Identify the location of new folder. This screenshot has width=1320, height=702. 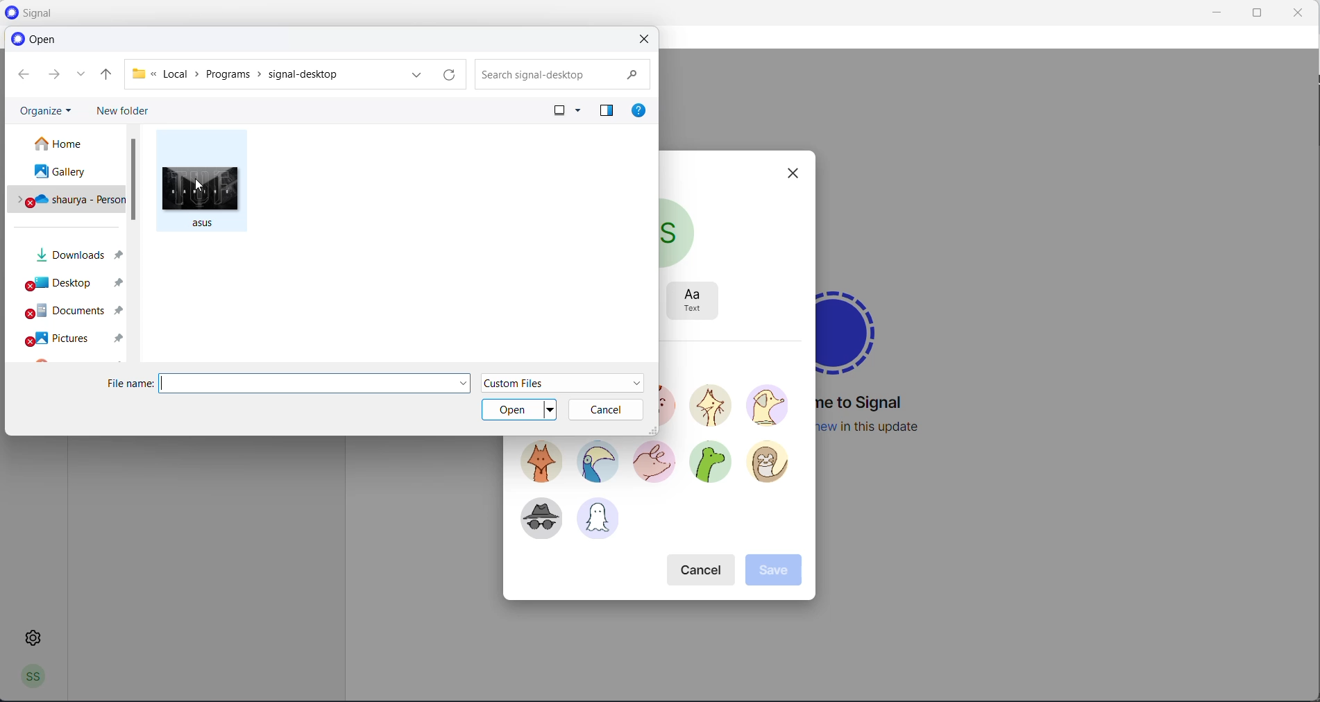
(121, 111).